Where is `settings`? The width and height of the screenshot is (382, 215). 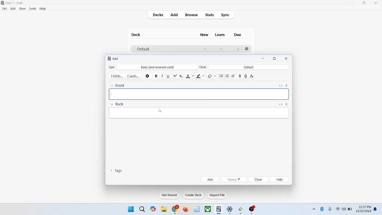
settings is located at coordinates (230, 210).